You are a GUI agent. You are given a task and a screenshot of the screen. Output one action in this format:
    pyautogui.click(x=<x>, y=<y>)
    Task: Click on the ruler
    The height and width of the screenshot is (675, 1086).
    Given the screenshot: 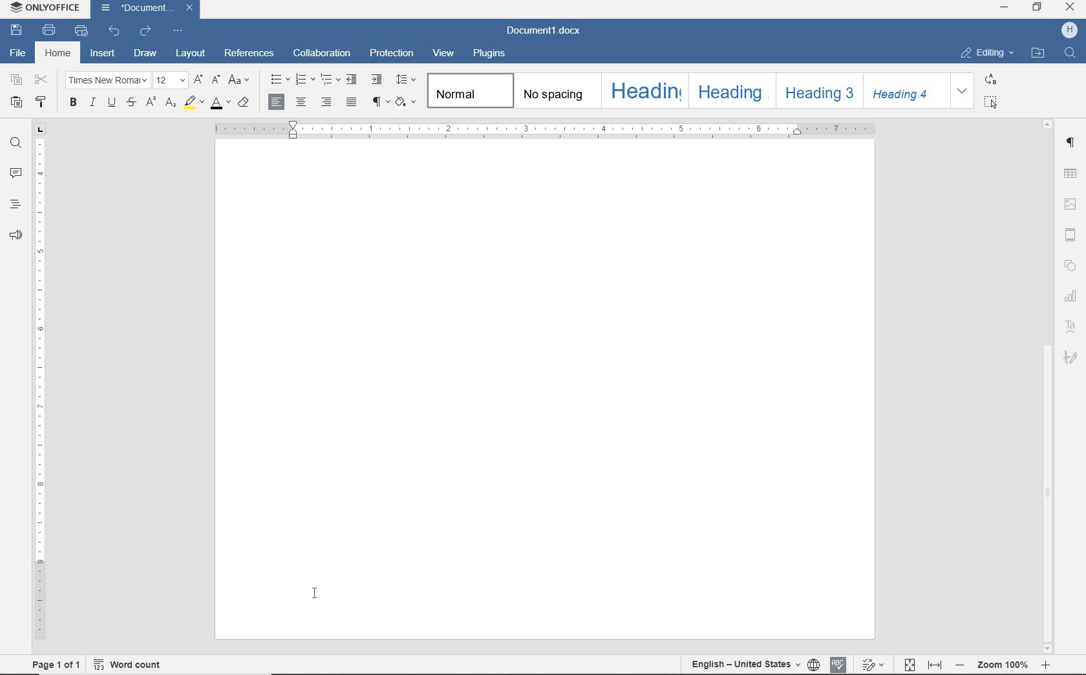 What is the action you would take?
    pyautogui.click(x=544, y=129)
    